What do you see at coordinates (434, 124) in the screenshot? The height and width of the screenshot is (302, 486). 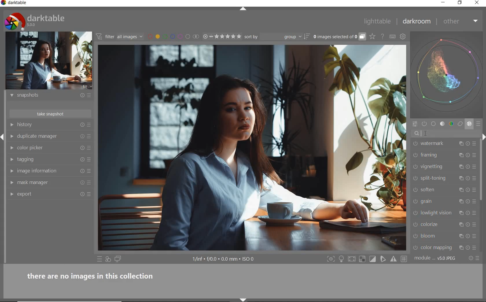 I see `base` at bounding box center [434, 124].